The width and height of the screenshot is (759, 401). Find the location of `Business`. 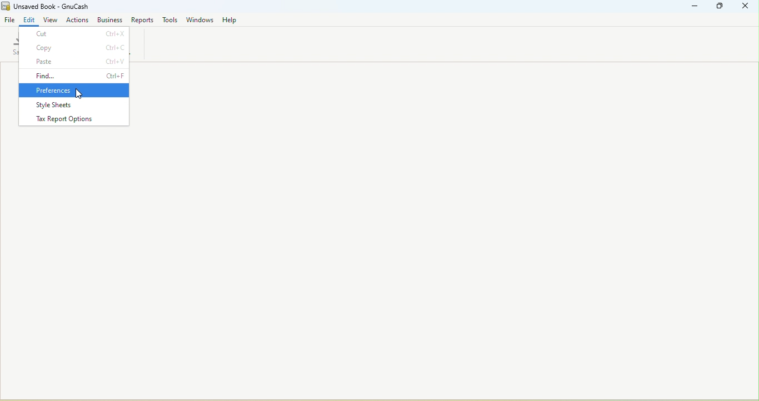

Business is located at coordinates (111, 20).